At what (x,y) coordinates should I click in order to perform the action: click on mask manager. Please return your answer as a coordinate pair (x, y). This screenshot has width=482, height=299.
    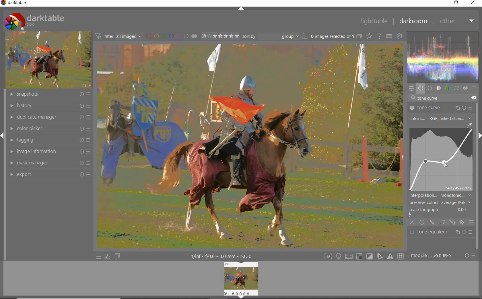
    Looking at the image, I should click on (48, 164).